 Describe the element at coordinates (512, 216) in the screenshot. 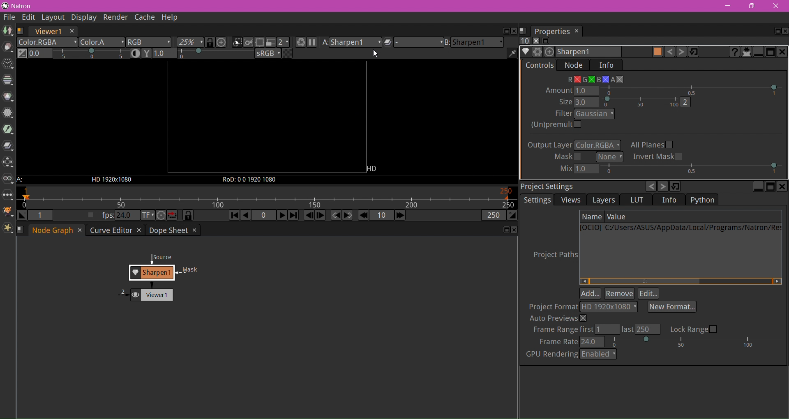

I see `Set the playback out point at the current frame` at that location.